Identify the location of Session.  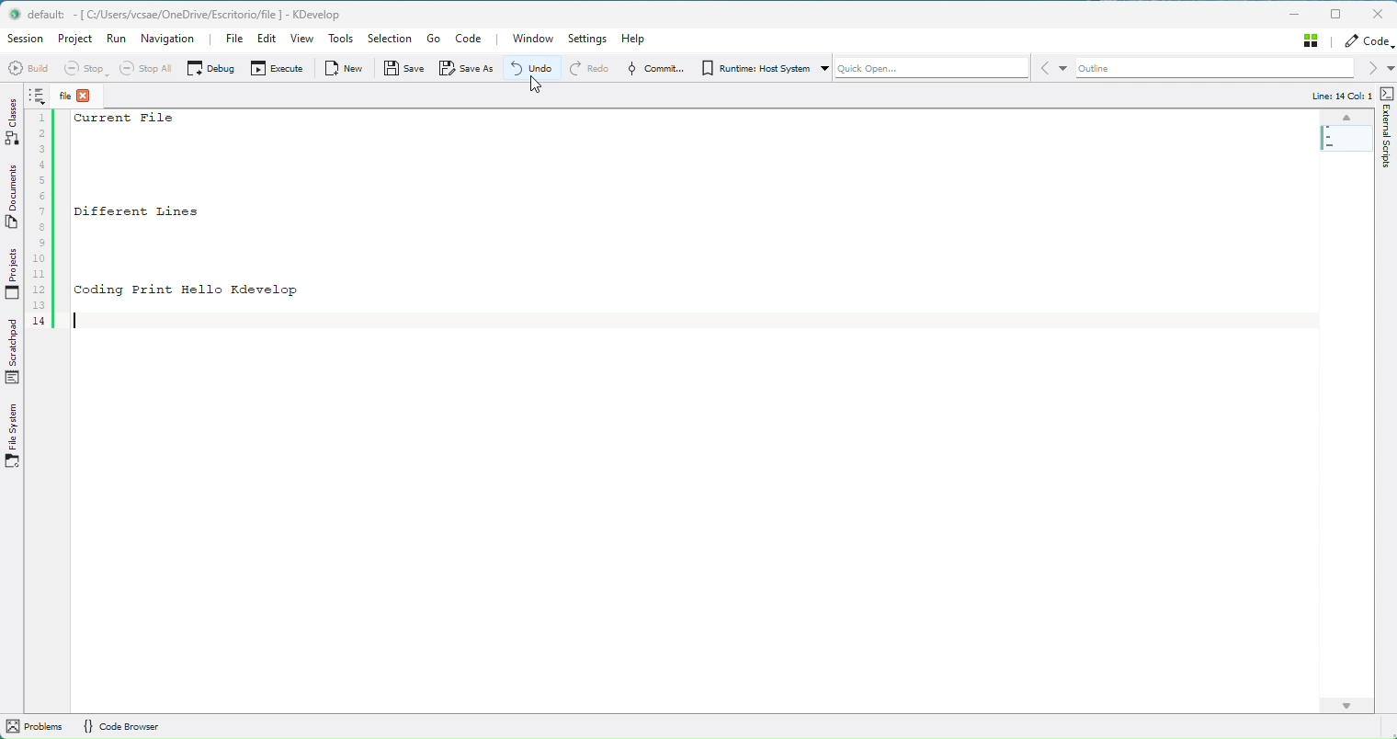
(25, 38).